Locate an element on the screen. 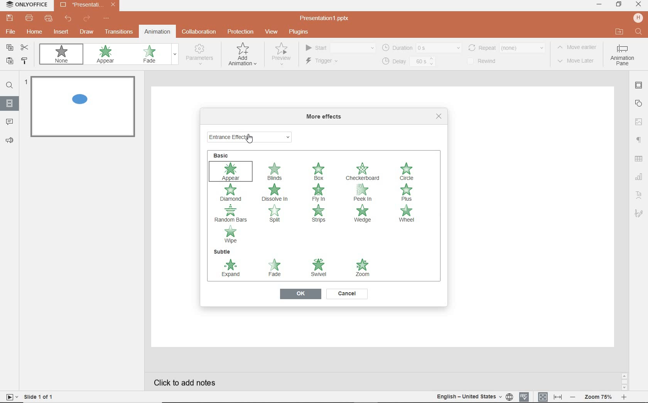 Image resolution: width=648 pixels, height=403 pixels. BLINDS is located at coordinates (275, 171).